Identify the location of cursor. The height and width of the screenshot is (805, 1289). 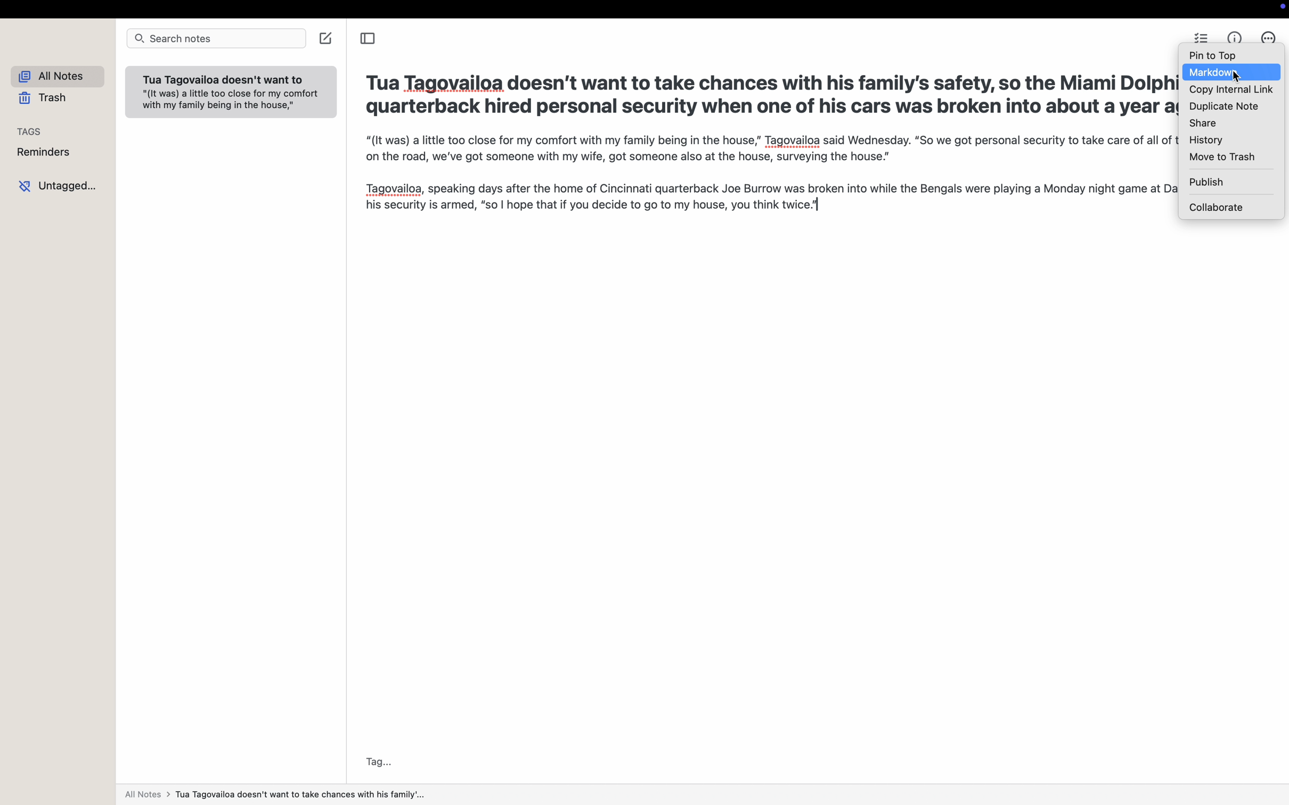
(1242, 76).